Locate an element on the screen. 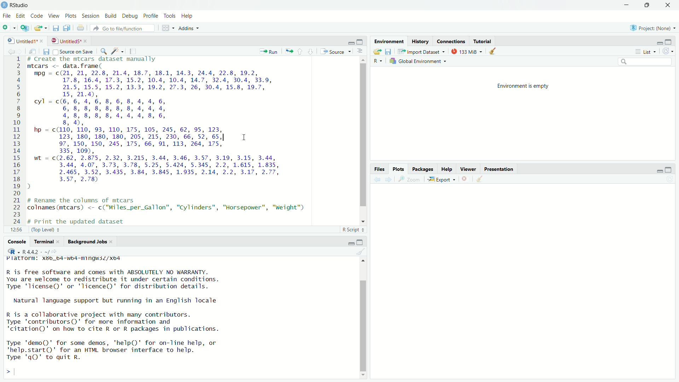 This screenshot has height=382, width=679. move is located at coordinates (289, 51).